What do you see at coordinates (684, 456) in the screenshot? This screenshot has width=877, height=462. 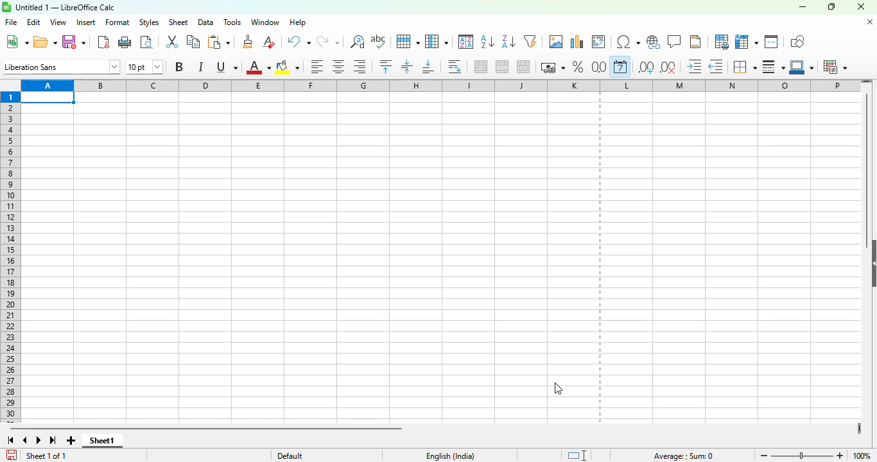 I see `formula` at bounding box center [684, 456].